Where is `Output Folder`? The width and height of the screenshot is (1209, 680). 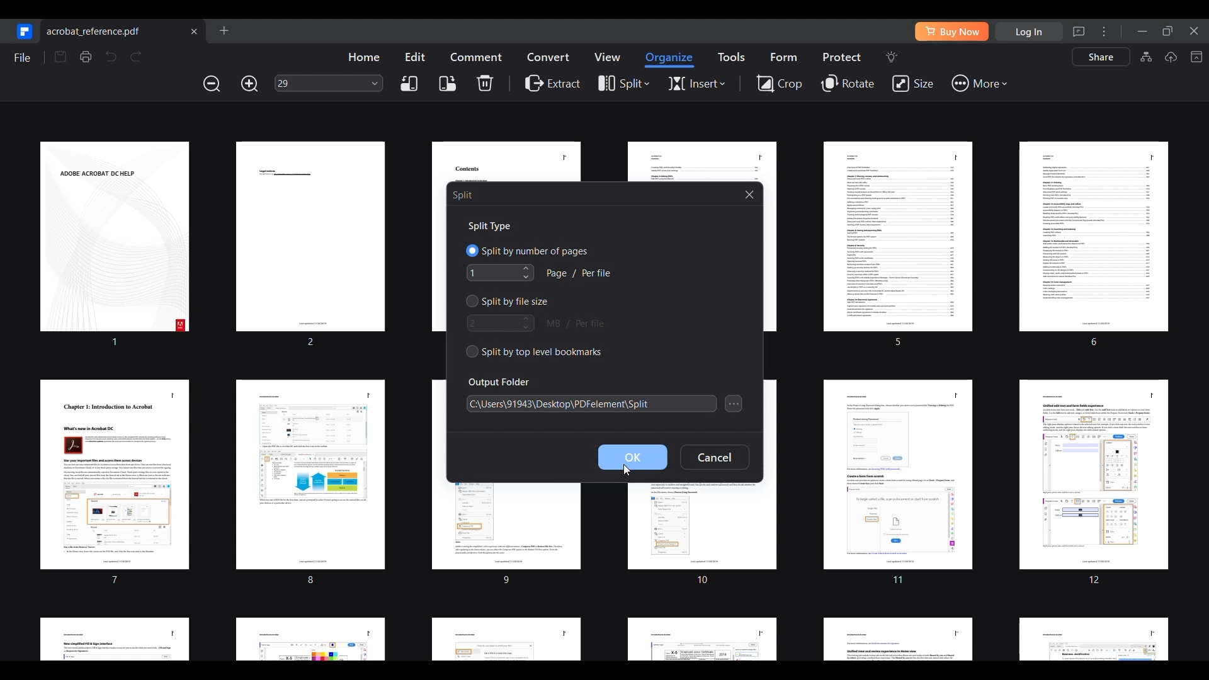
Output Folder is located at coordinates (498, 381).